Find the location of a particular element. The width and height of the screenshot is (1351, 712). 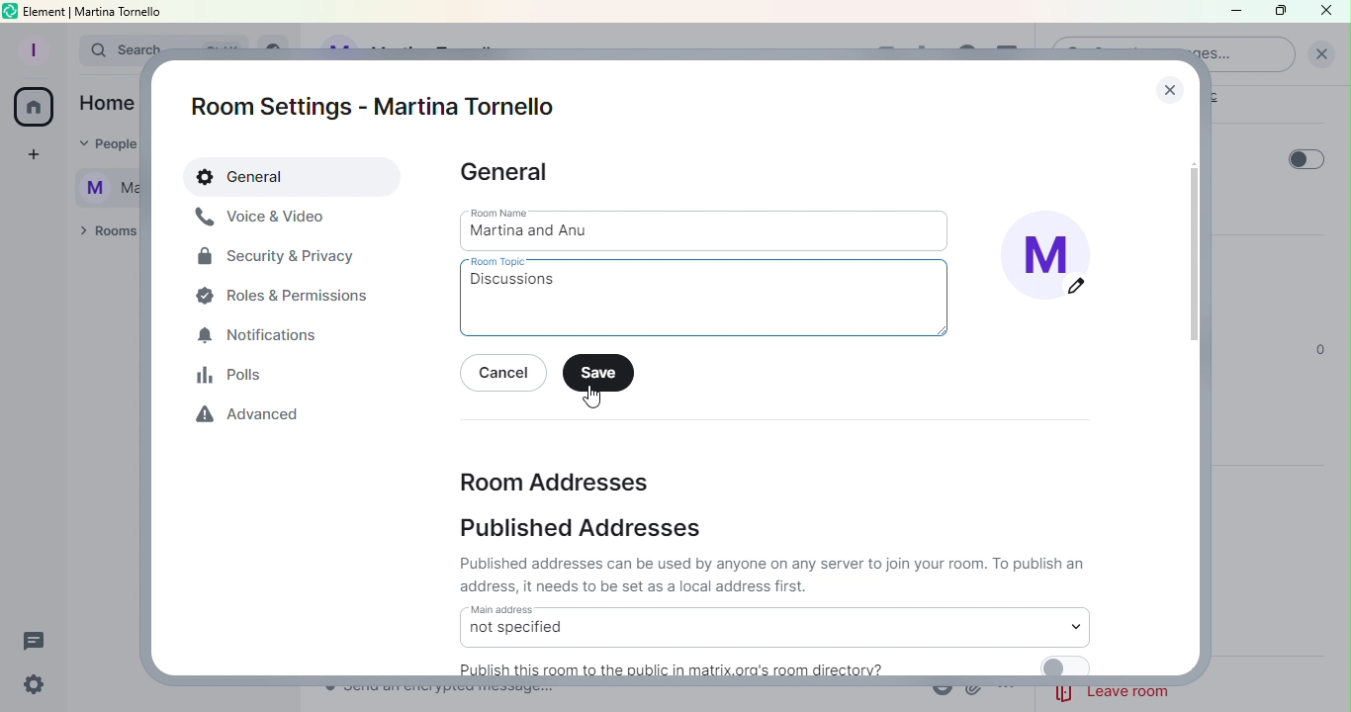

Scroll bar is located at coordinates (1196, 386).